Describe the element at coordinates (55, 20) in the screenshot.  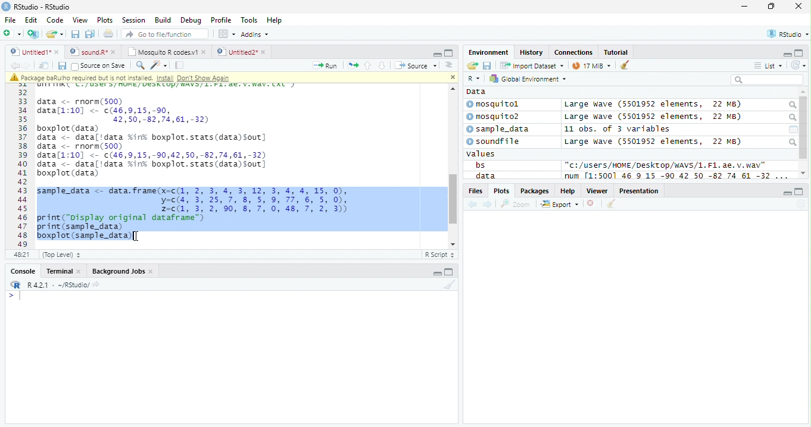
I see `Code` at that location.